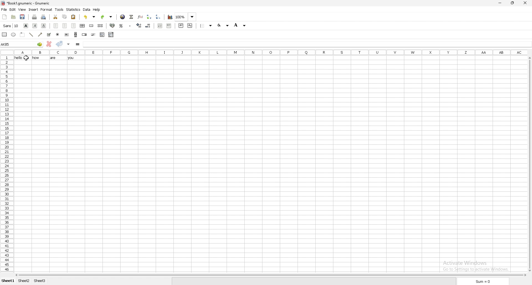 This screenshot has width=532, height=285. What do you see at coordinates (35, 58) in the screenshot?
I see `how` at bounding box center [35, 58].